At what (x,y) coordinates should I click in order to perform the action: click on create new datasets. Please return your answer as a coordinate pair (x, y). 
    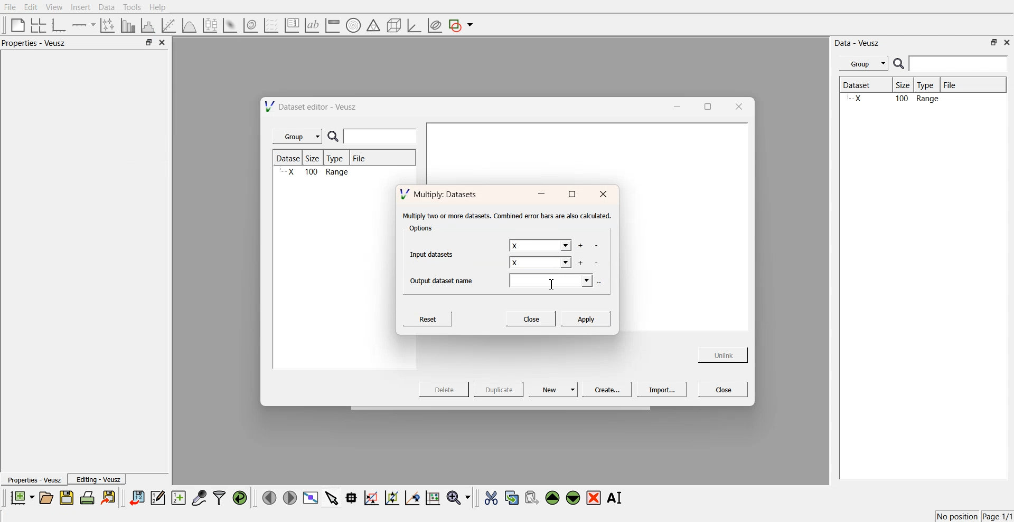
    Looking at the image, I should click on (179, 498).